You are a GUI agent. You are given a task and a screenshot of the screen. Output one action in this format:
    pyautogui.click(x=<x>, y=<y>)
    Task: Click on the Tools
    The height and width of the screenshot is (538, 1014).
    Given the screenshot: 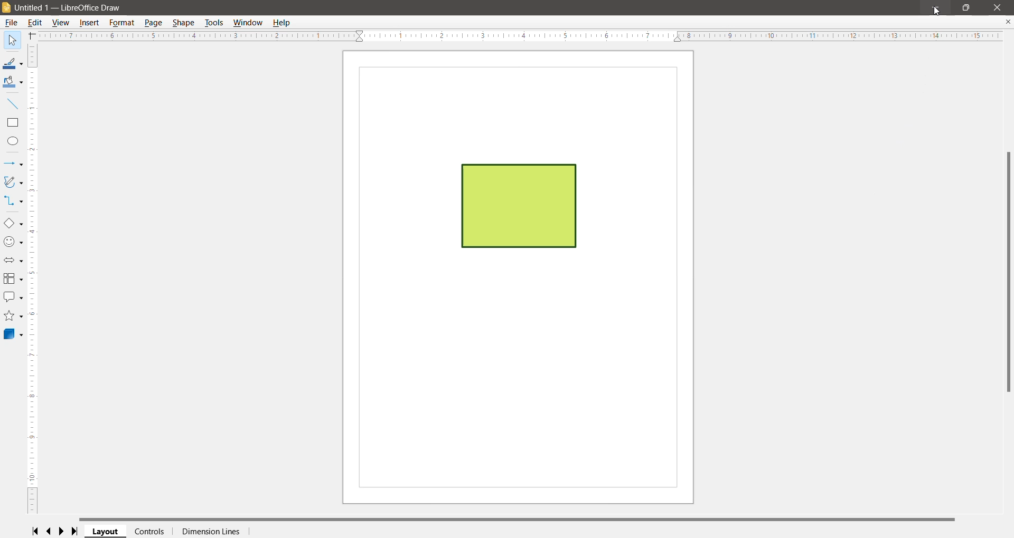 What is the action you would take?
    pyautogui.click(x=213, y=23)
    